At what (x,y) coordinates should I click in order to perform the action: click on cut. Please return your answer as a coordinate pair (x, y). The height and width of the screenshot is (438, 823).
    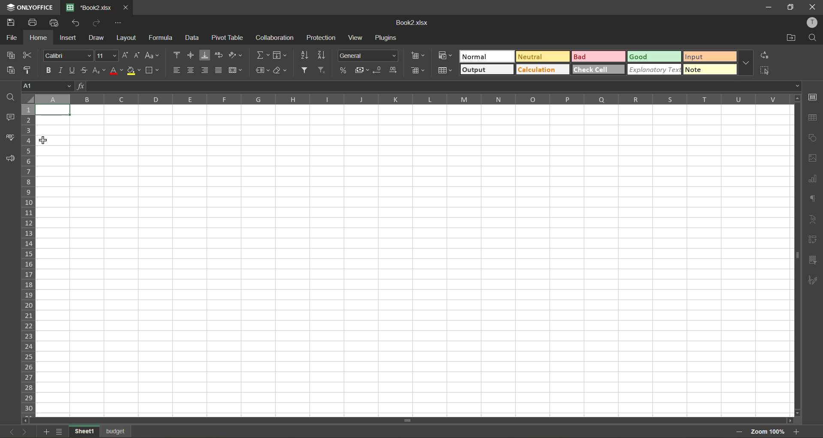
    Looking at the image, I should click on (30, 55).